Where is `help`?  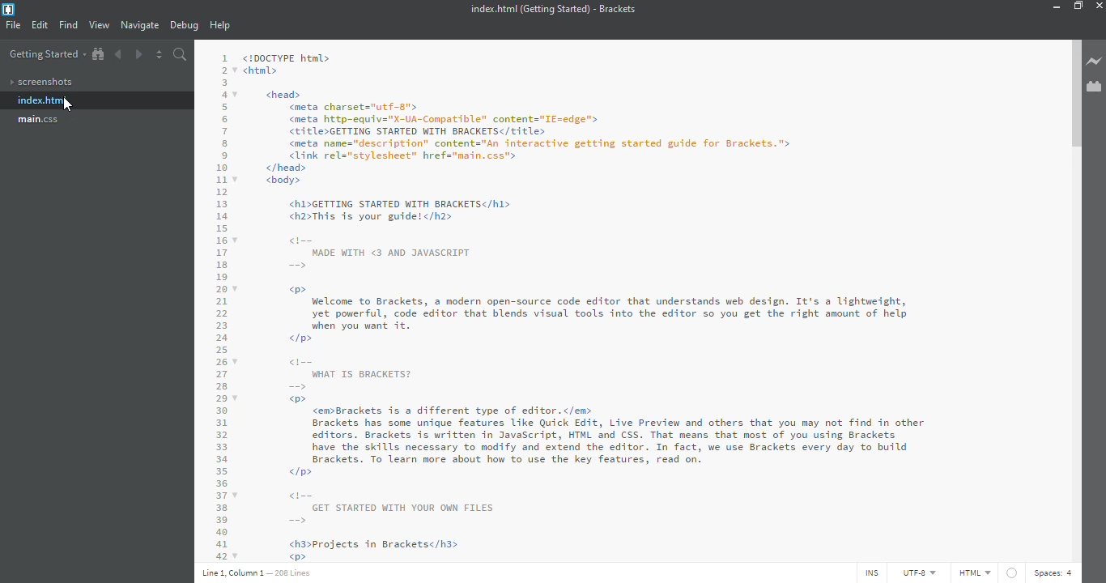
help is located at coordinates (222, 26).